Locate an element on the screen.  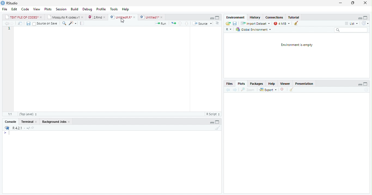
hide r script is located at coordinates (360, 84).